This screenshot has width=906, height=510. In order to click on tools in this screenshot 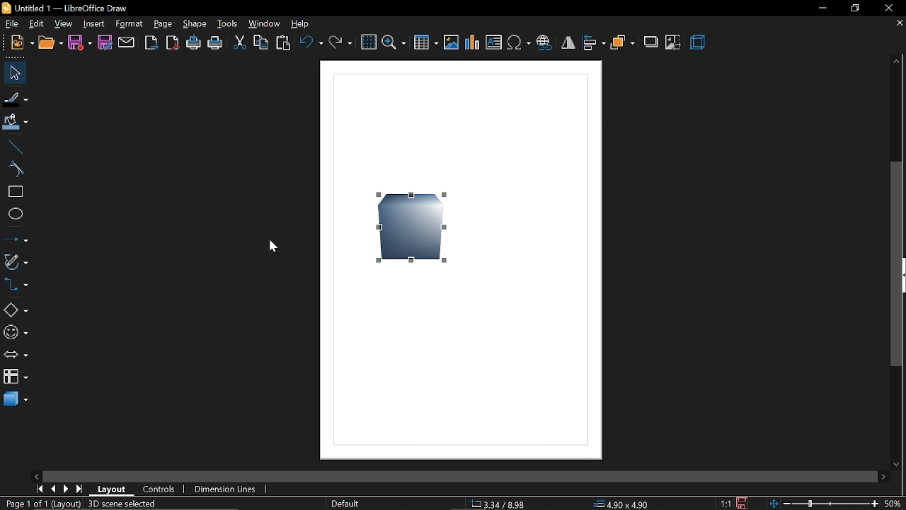, I will do `click(229, 24)`.